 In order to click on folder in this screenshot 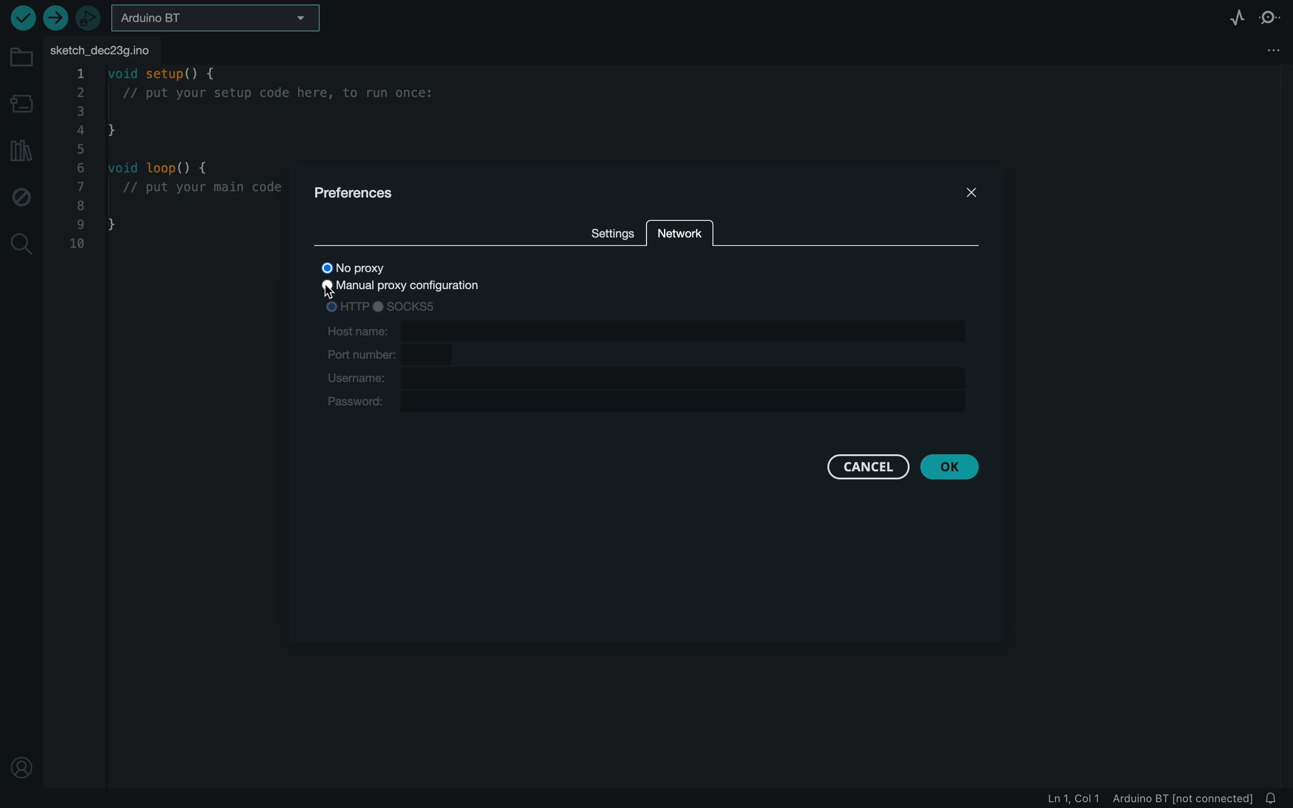, I will do `click(21, 57)`.